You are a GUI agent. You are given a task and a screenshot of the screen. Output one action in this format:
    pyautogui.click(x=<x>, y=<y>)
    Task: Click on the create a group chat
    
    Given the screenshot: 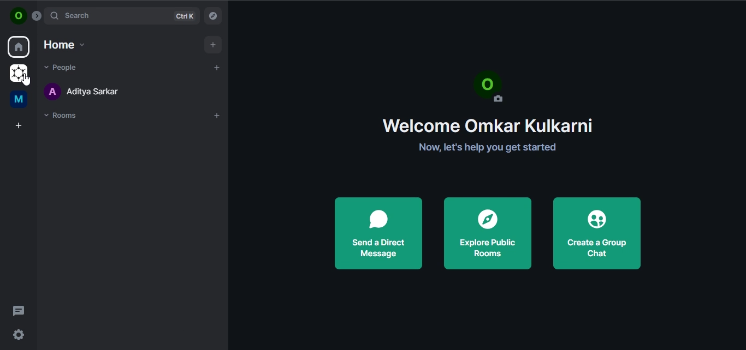 What is the action you would take?
    pyautogui.click(x=597, y=234)
    